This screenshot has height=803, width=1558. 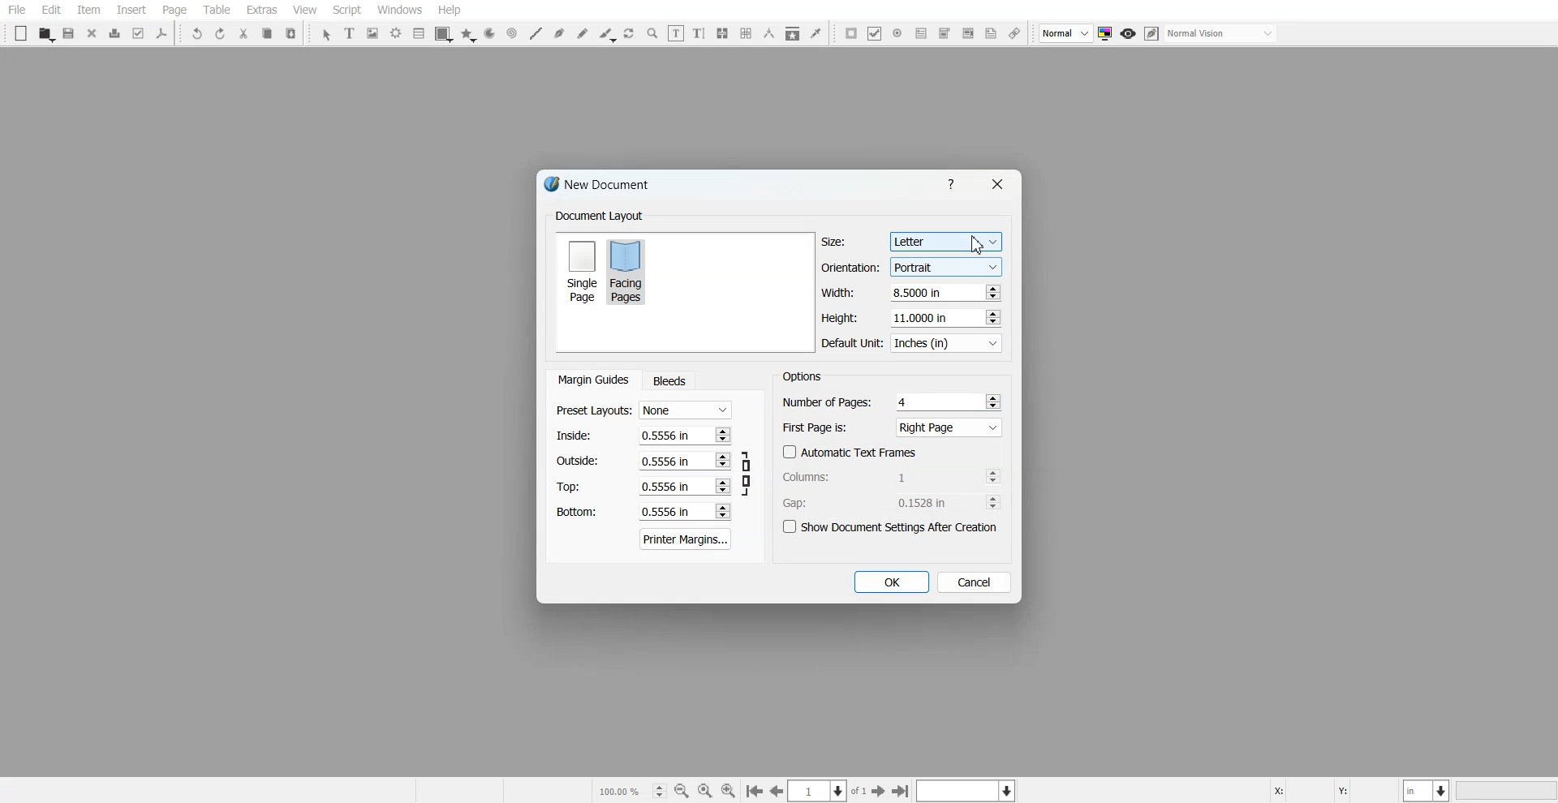 What do you see at coordinates (954, 183) in the screenshot?
I see `Help` at bounding box center [954, 183].